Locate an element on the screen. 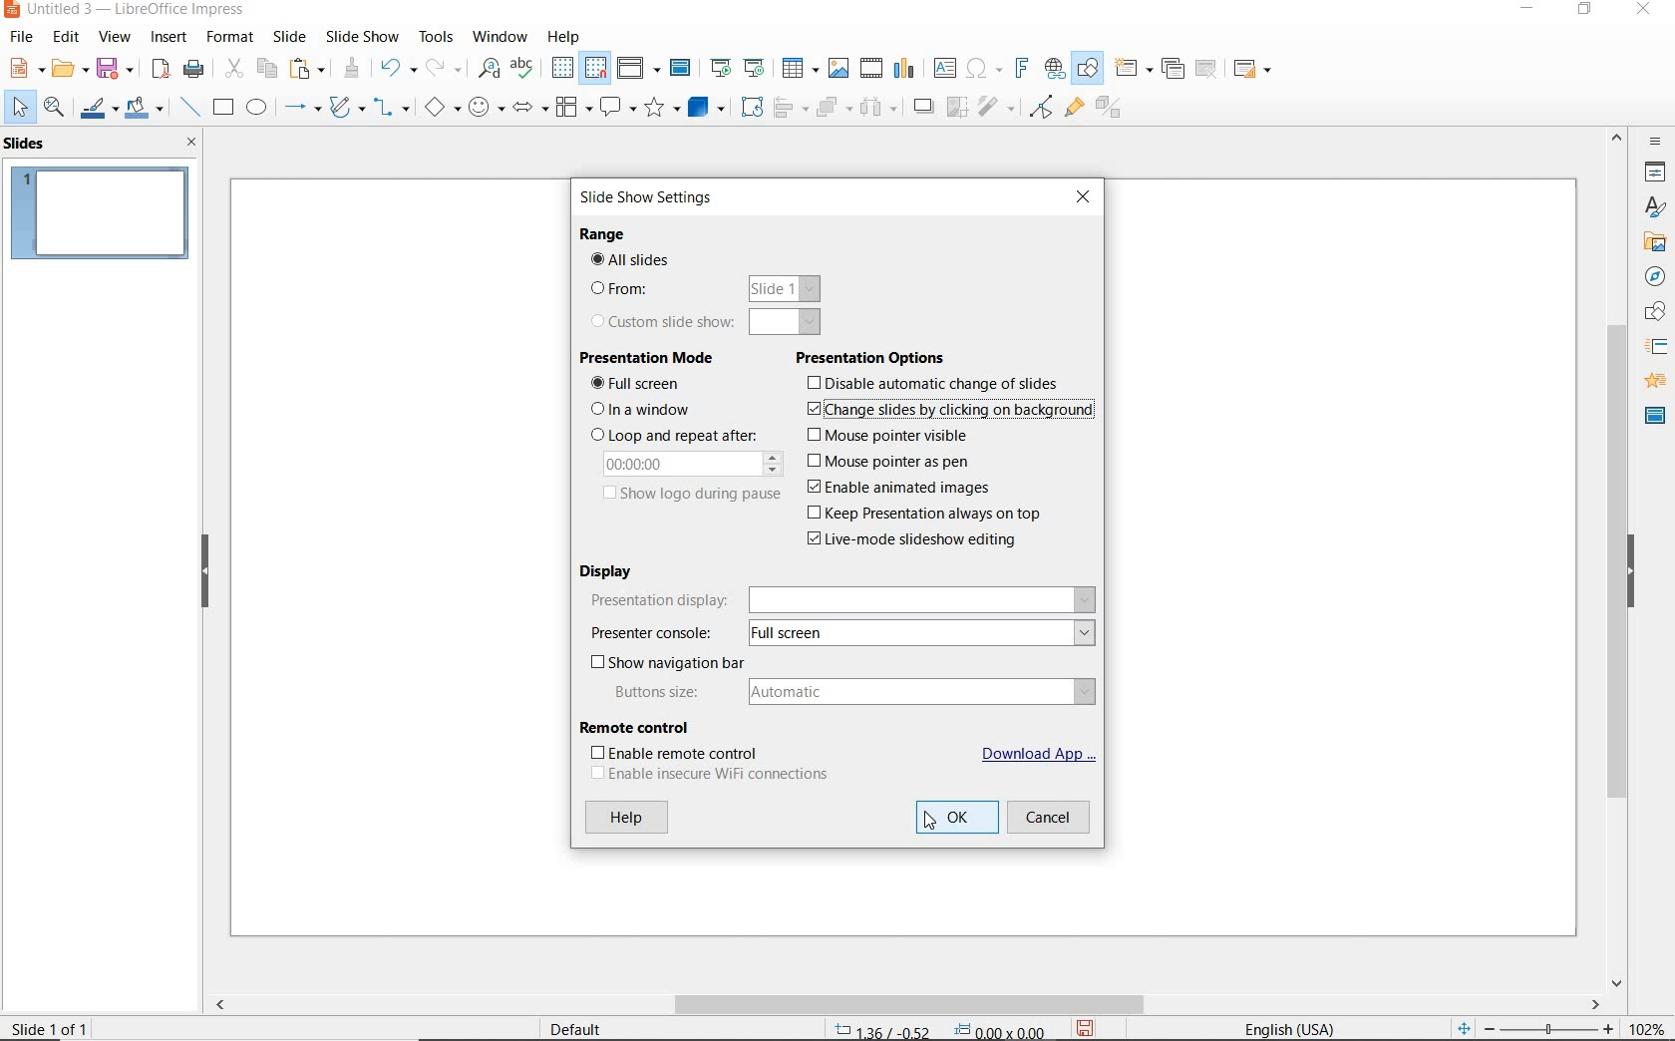 The height and width of the screenshot is (1041, 1675). FILTER is located at coordinates (996, 107).